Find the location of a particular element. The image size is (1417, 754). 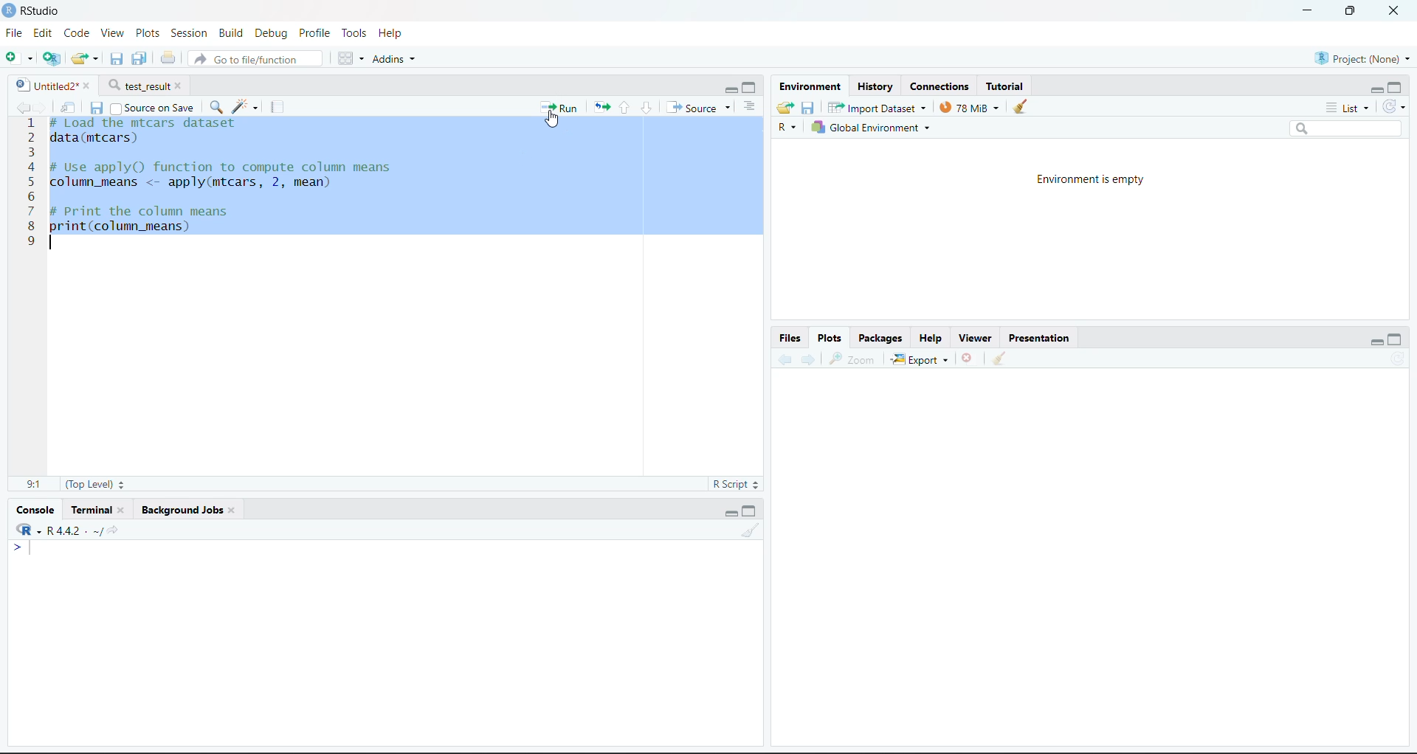

Connections is located at coordinates (941, 86).